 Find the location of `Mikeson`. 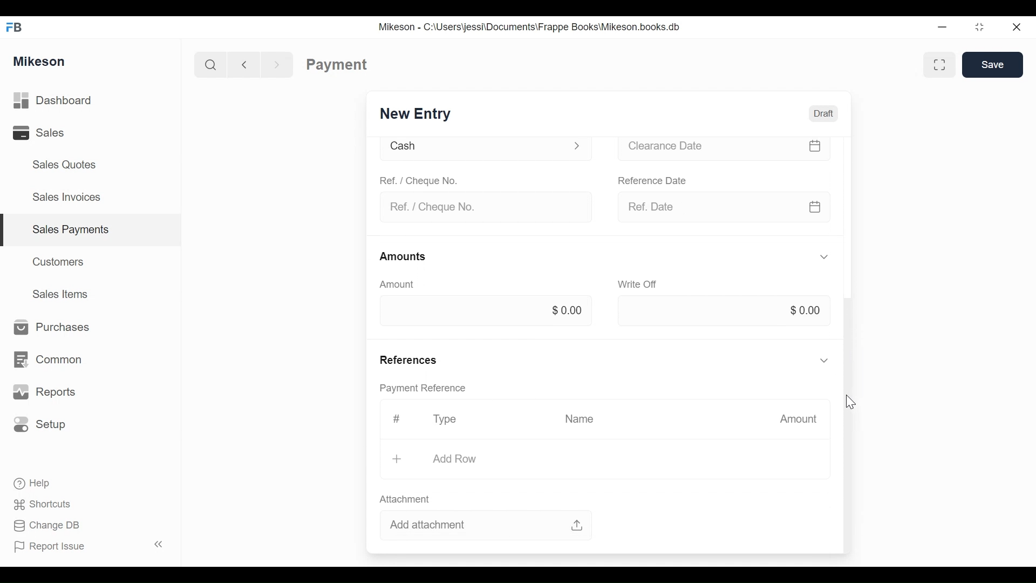

Mikeson is located at coordinates (40, 60).